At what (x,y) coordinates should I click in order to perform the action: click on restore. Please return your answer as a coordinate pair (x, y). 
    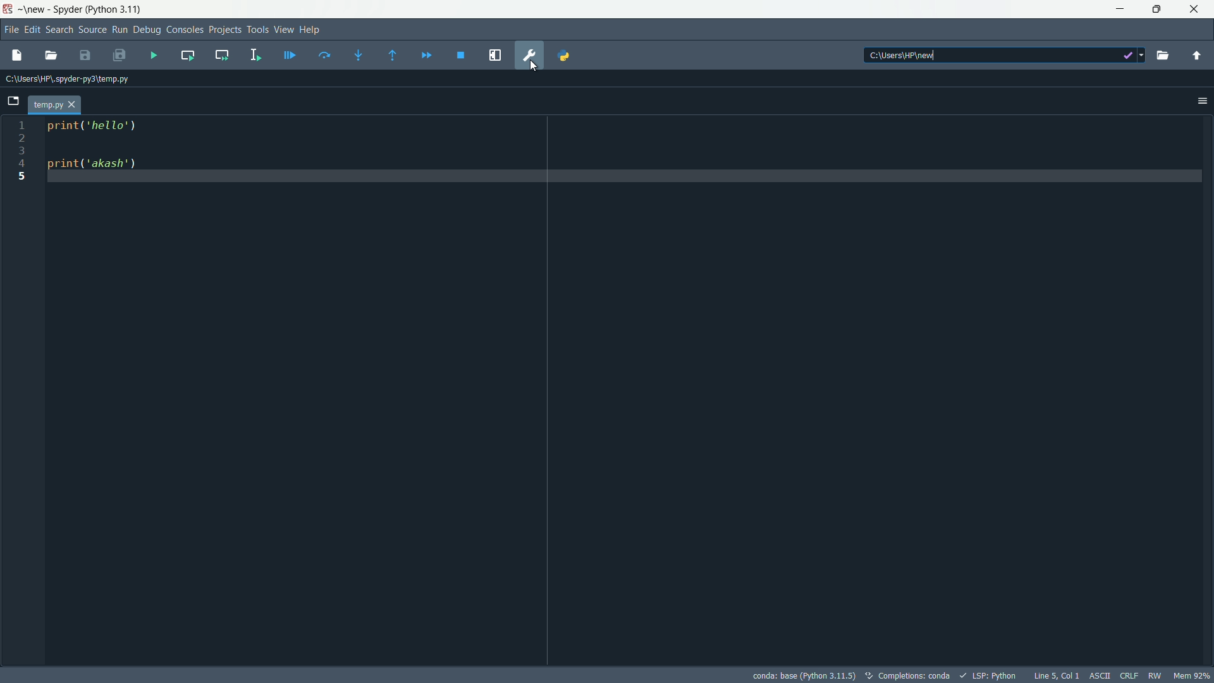
    Looking at the image, I should click on (1156, 9).